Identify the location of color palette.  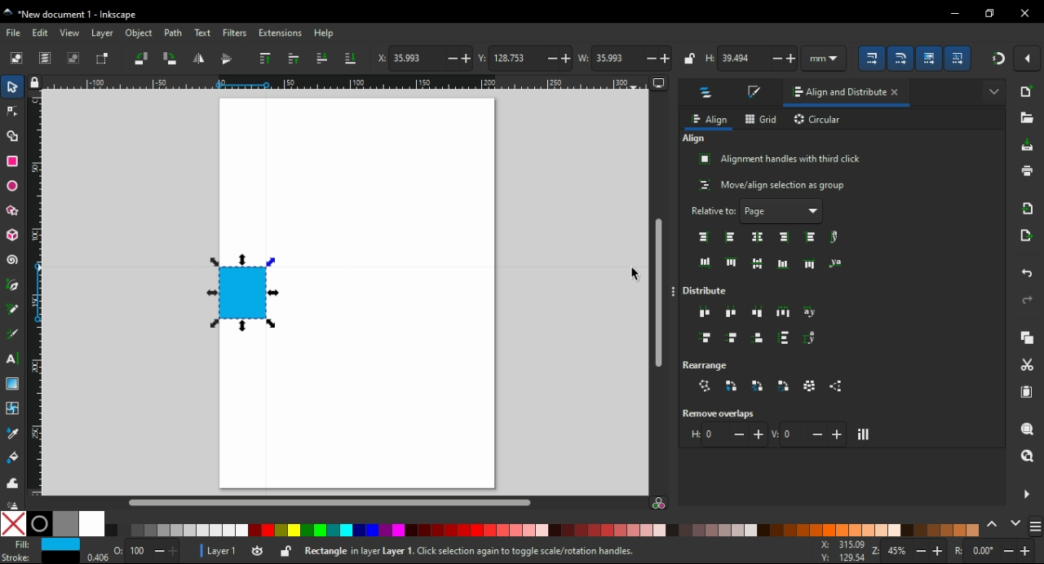
(544, 530).